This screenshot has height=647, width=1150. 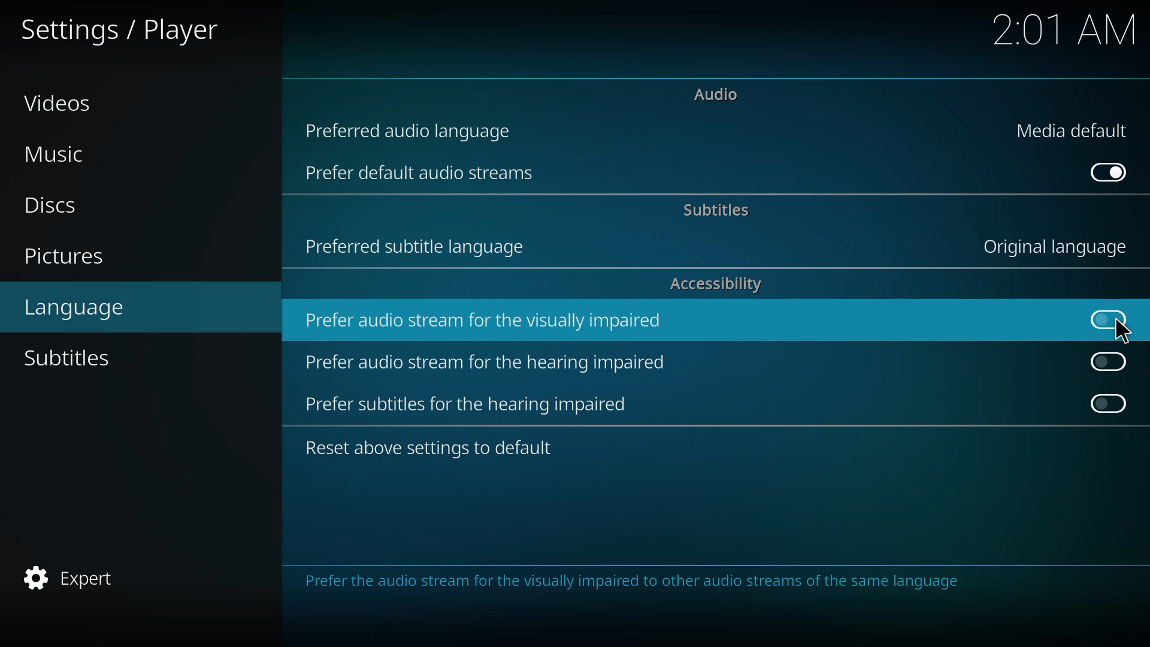 I want to click on accessibility, so click(x=716, y=285).